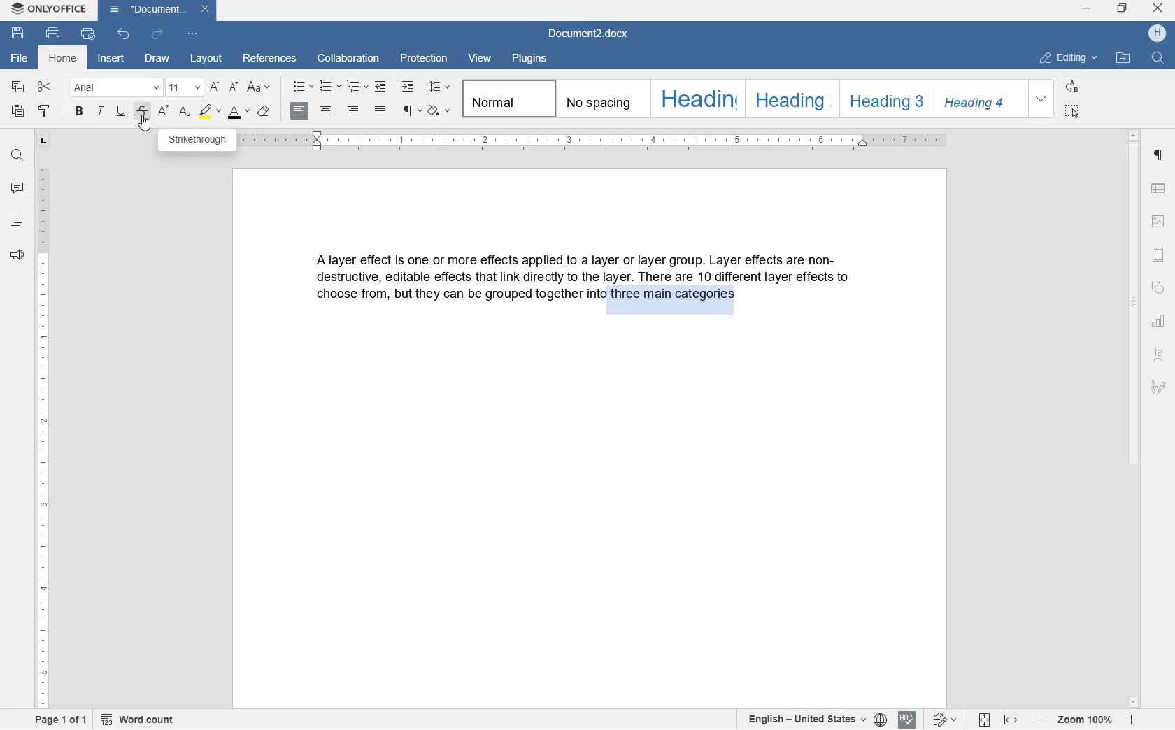 The height and width of the screenshot is (730, 1175). Describe the element at coordinates (942, 720) in the screenshot. I see `text change` at that location.